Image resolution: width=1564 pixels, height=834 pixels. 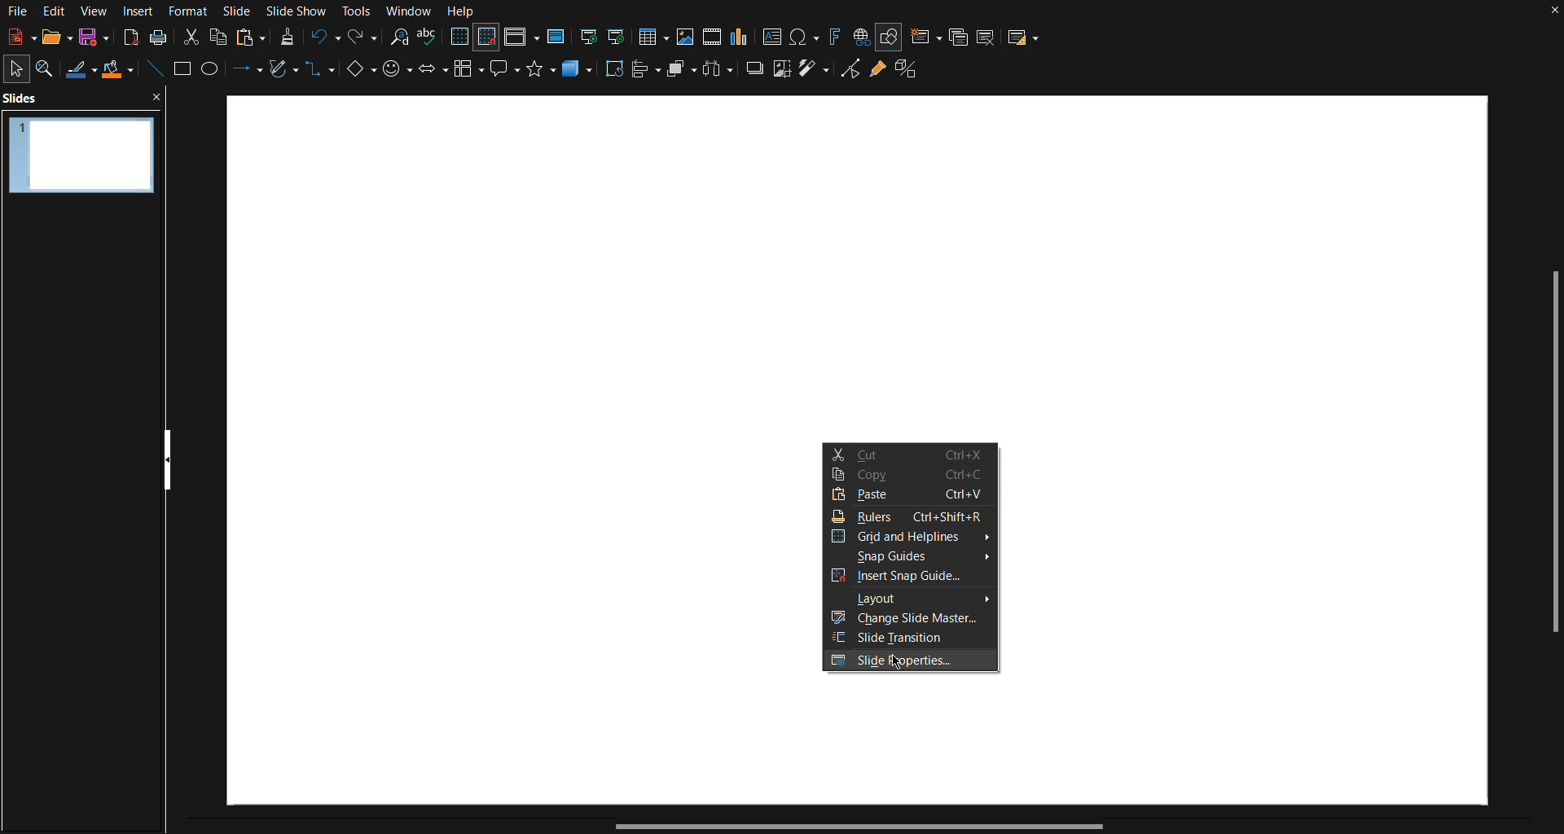 What do you see at coordinates (988, 35) in the screenshot?
I see `Delete Slide` at bounding box center [988, 35].